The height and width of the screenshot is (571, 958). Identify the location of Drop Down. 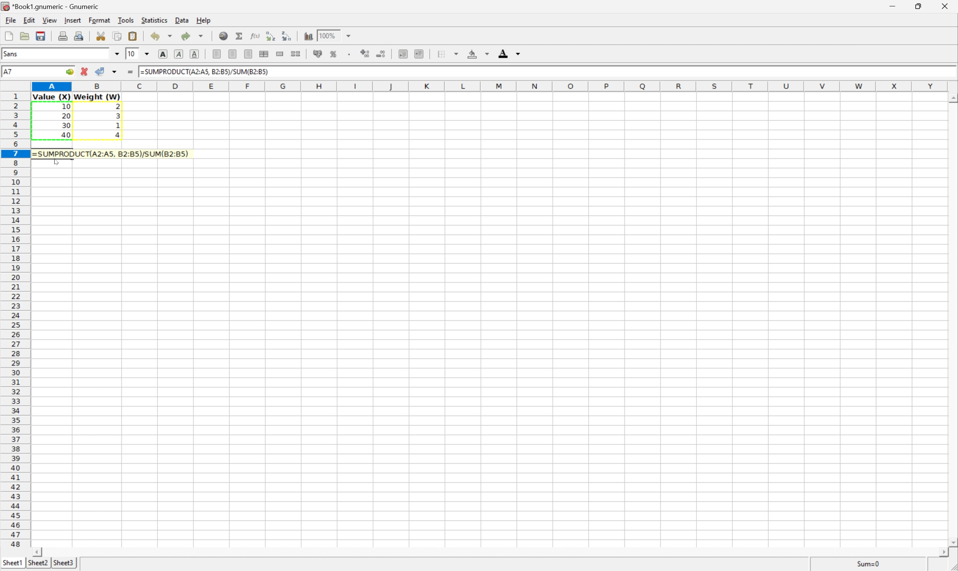
(117, 54).